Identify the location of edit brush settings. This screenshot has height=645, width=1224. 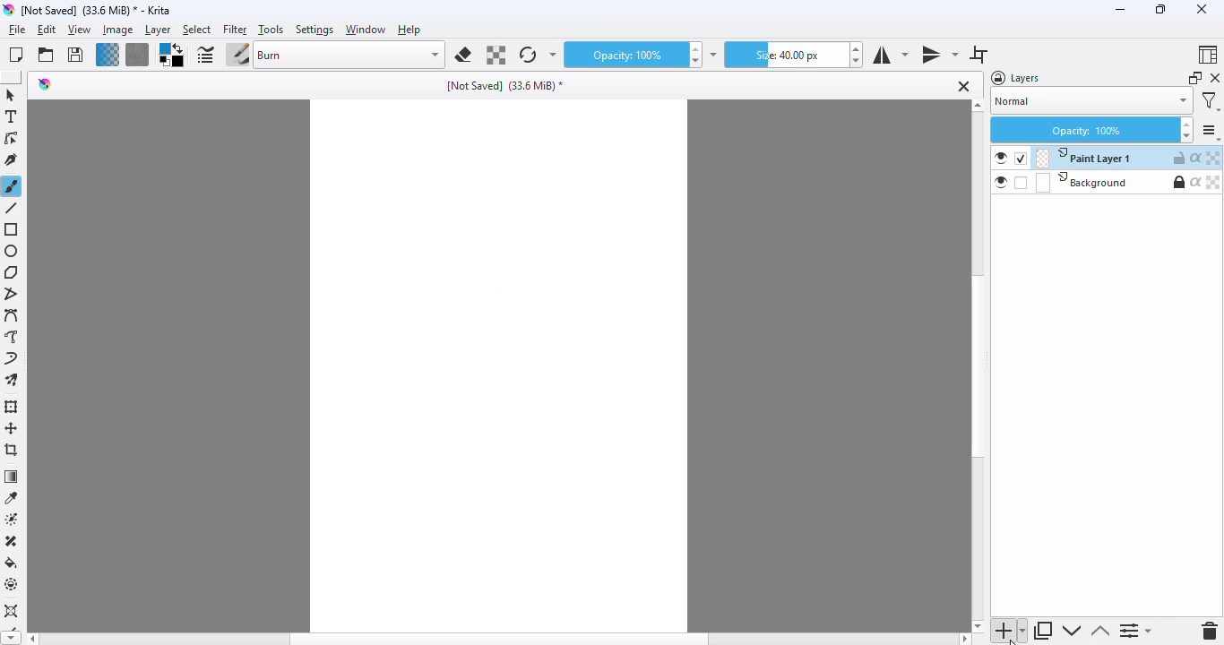
(205, 56).